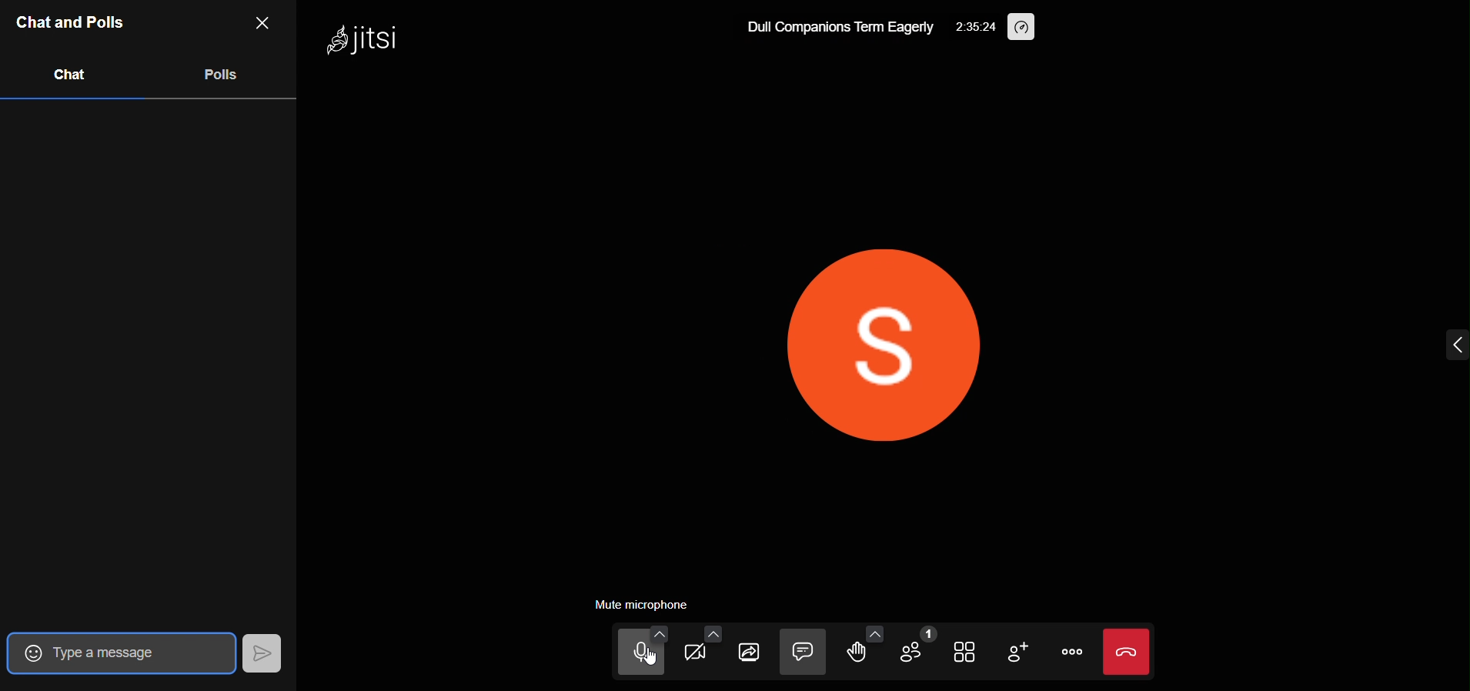  Describe the element at coordinates (753, 656) in the screenshot. I see `screen share` at that location.